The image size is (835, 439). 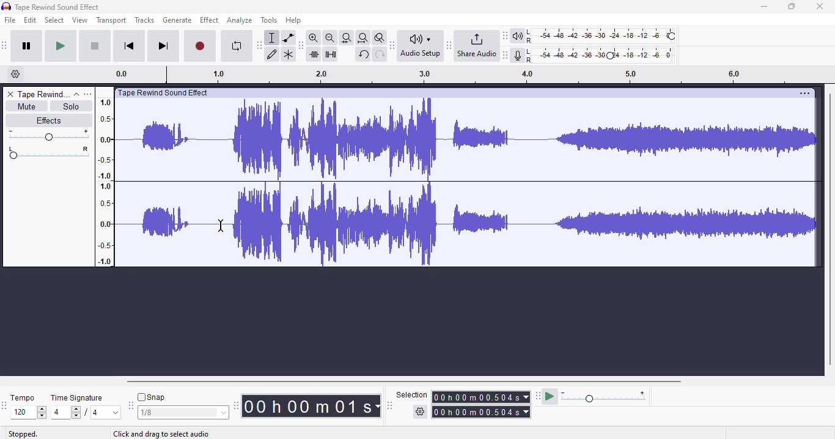 What do you see at coordinates (144, 20) in the screenshot?
I see `tracks` at bounding box center [144, 20].